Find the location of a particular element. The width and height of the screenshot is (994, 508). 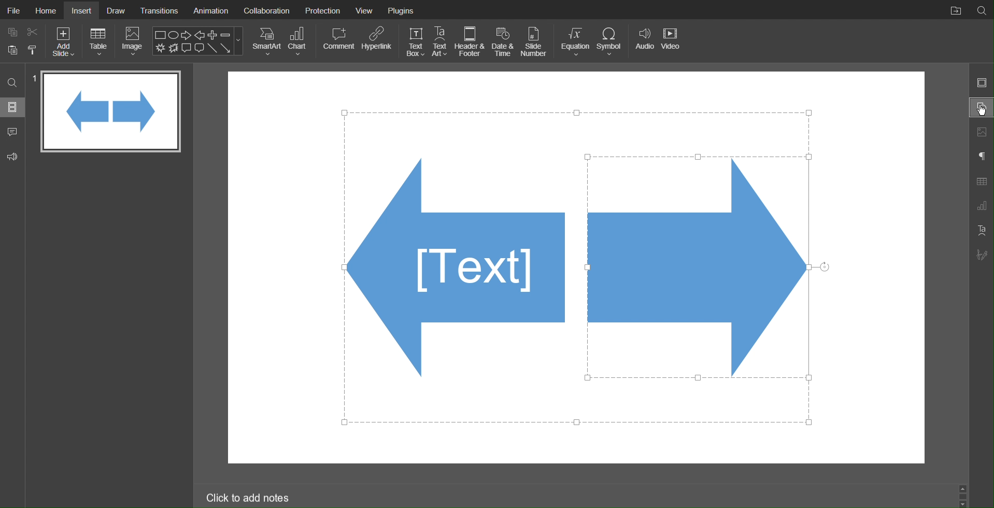

Slide Settings is located at coordinates (982, 83).